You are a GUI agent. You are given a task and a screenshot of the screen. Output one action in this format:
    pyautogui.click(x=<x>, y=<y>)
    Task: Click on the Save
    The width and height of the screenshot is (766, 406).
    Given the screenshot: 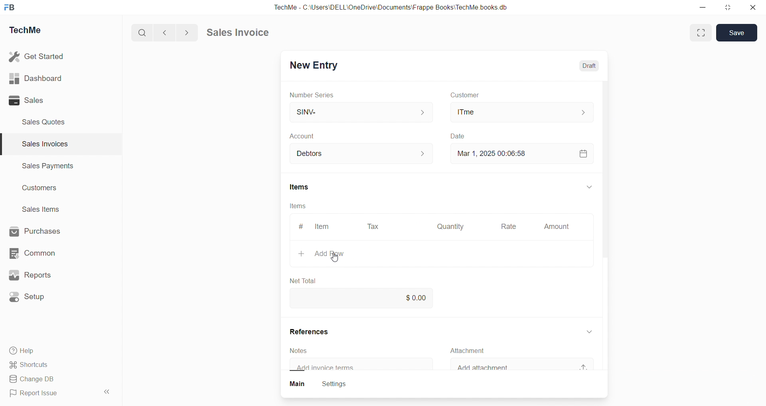 What is the action you would take?
    pyautogui.click(x=739, y=32)
    